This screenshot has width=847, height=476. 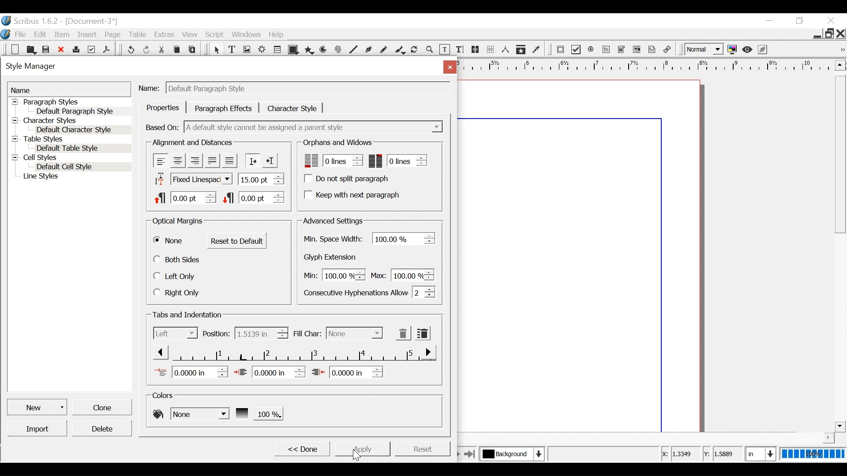 What do you see at coordinates (190, 34) in the screenshot?
I see `View` at bounding box center [190, 34].